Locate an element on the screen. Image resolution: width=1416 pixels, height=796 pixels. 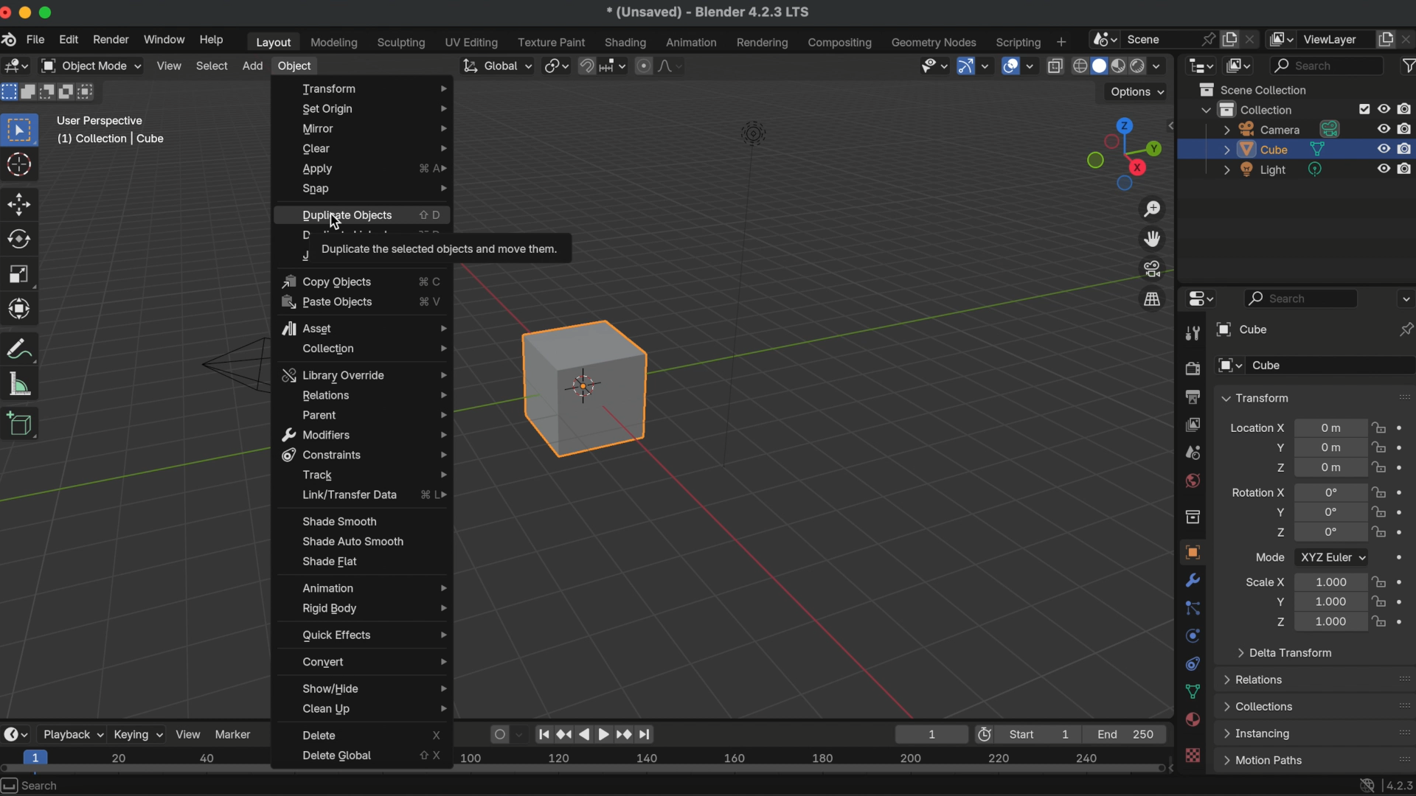
instancing is located at coordinates (1260, 734).